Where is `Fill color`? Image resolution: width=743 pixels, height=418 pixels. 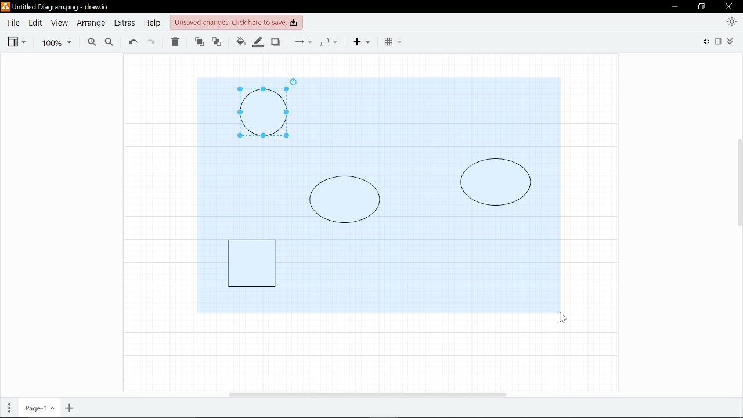
Fill color is located at coordinates (240, 41).